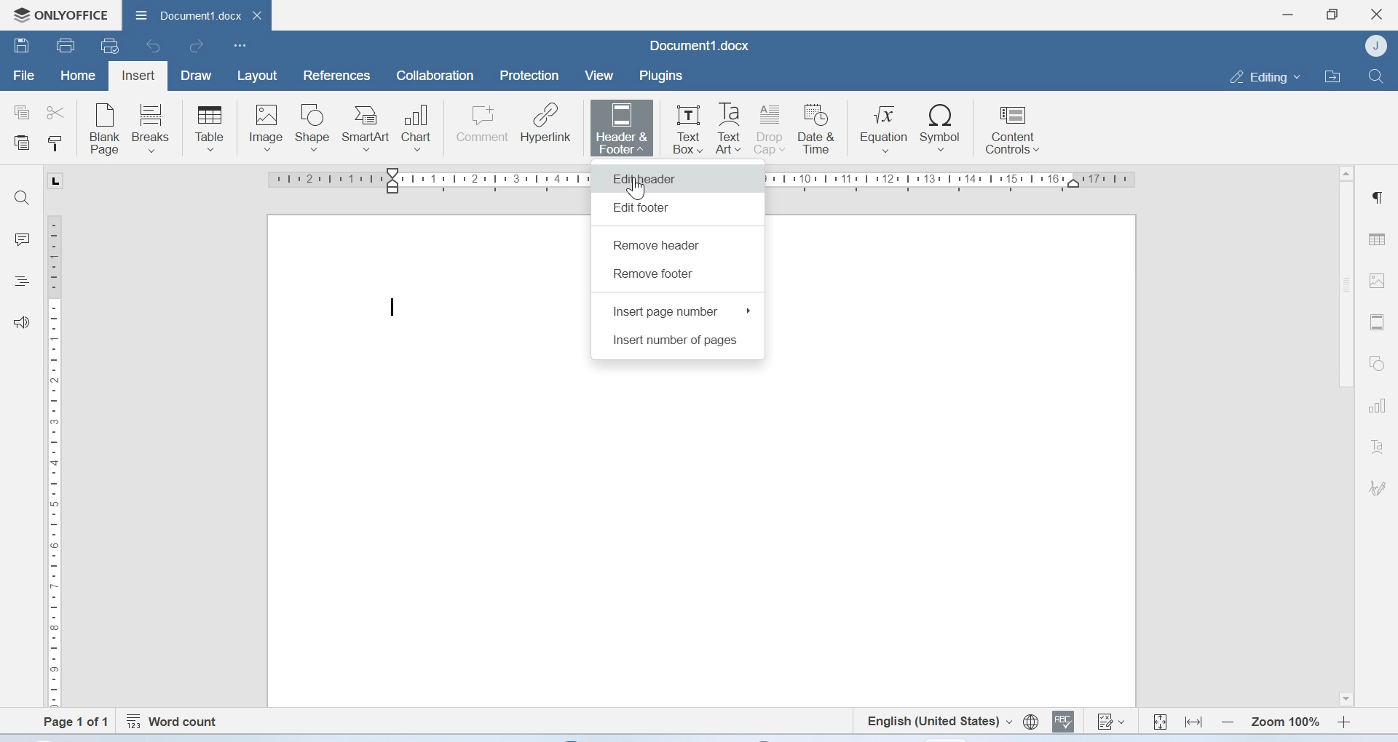 The image size is (1398, 742). I want to click on cursor on edit header, so click(636, 188).